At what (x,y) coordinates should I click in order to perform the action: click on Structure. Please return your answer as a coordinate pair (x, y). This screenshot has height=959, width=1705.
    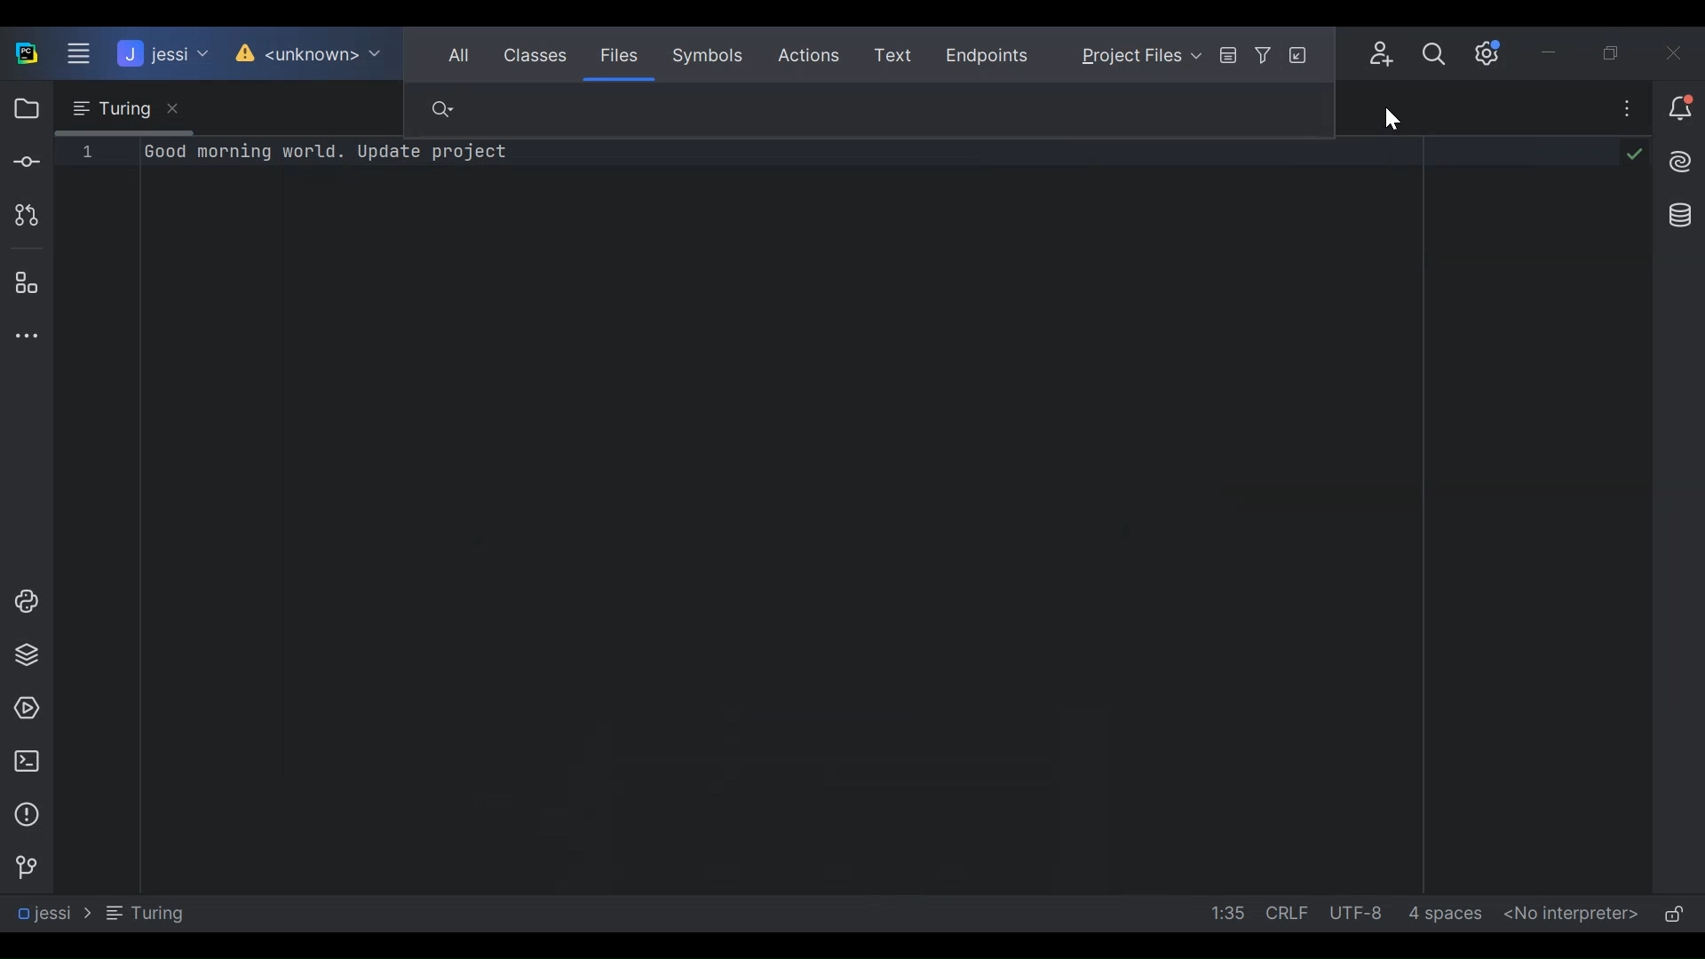
    Looking at the image, I should click on (23, 281).